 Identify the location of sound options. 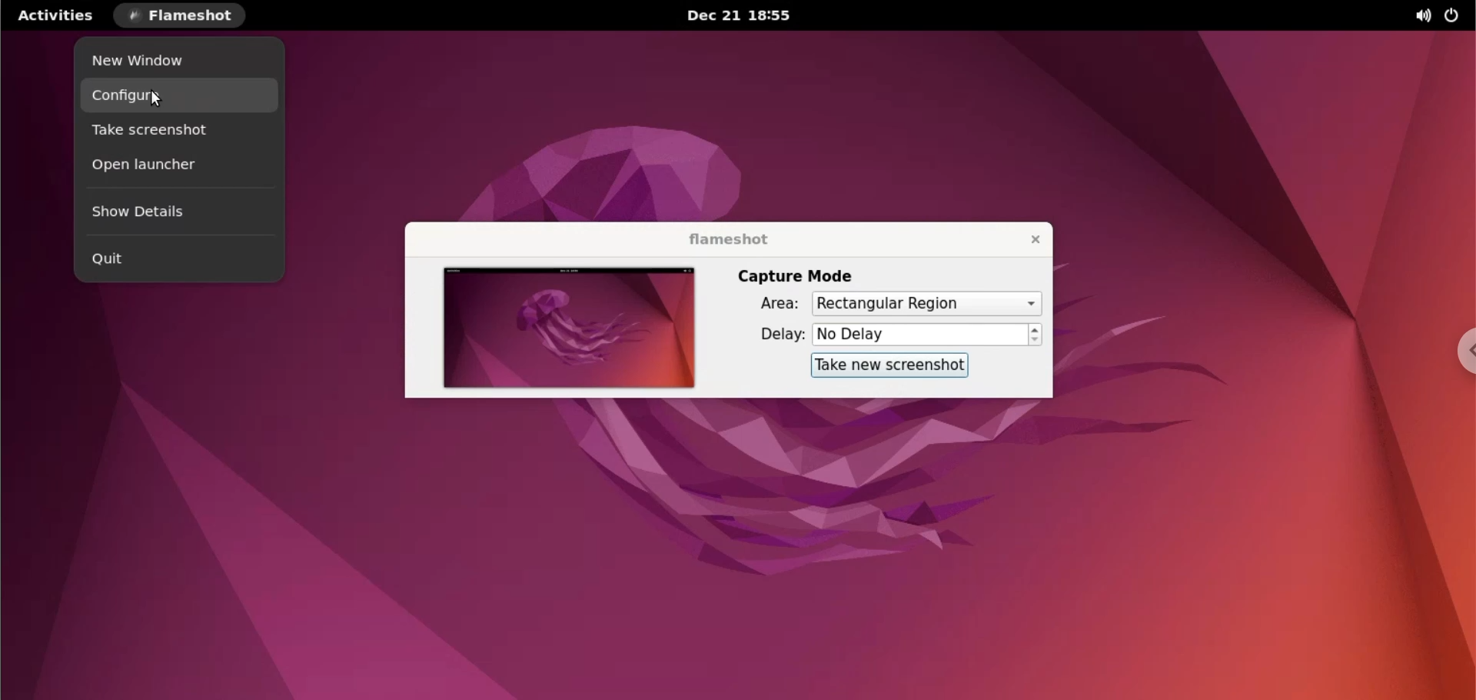
(1419, 16).